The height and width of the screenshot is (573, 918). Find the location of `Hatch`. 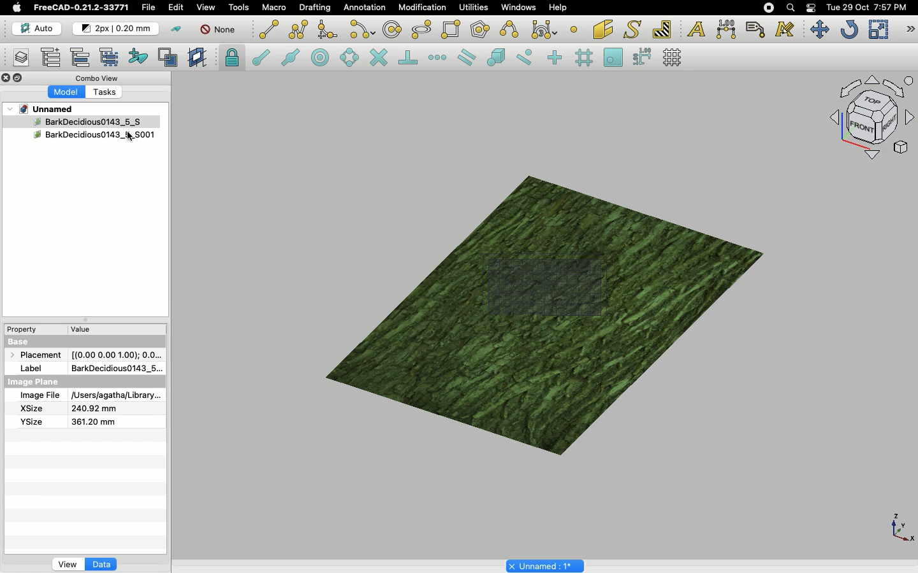

Hatch is located at coordinates (662, 29).